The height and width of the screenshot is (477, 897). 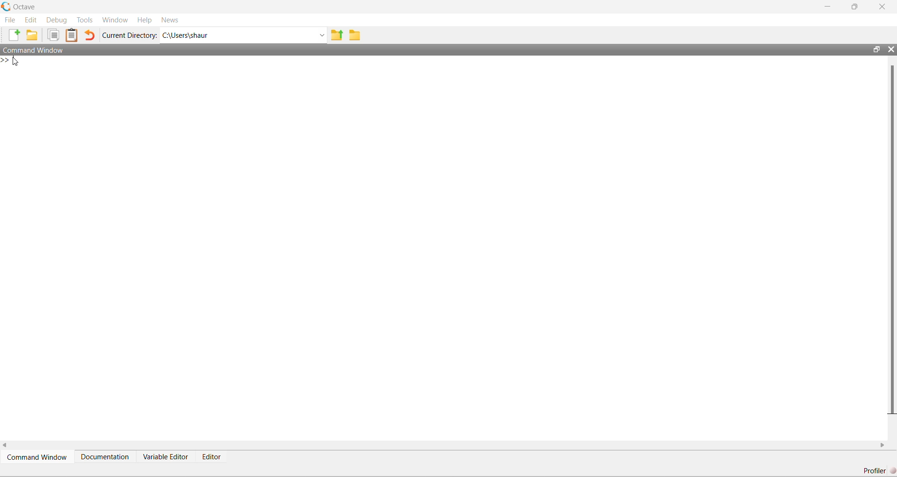 What do you see at coordinates (57, 20) in the screenshot?
I see `Debug` at bounding box center [57, 20].